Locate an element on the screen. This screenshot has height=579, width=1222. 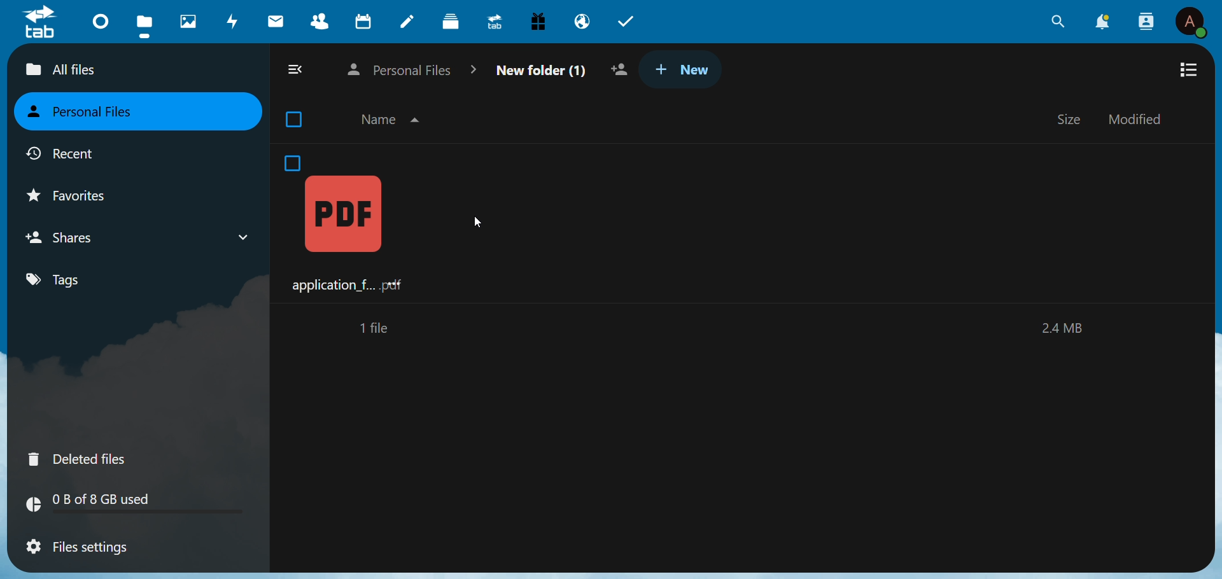
search is located at coordinates (1055, 23).